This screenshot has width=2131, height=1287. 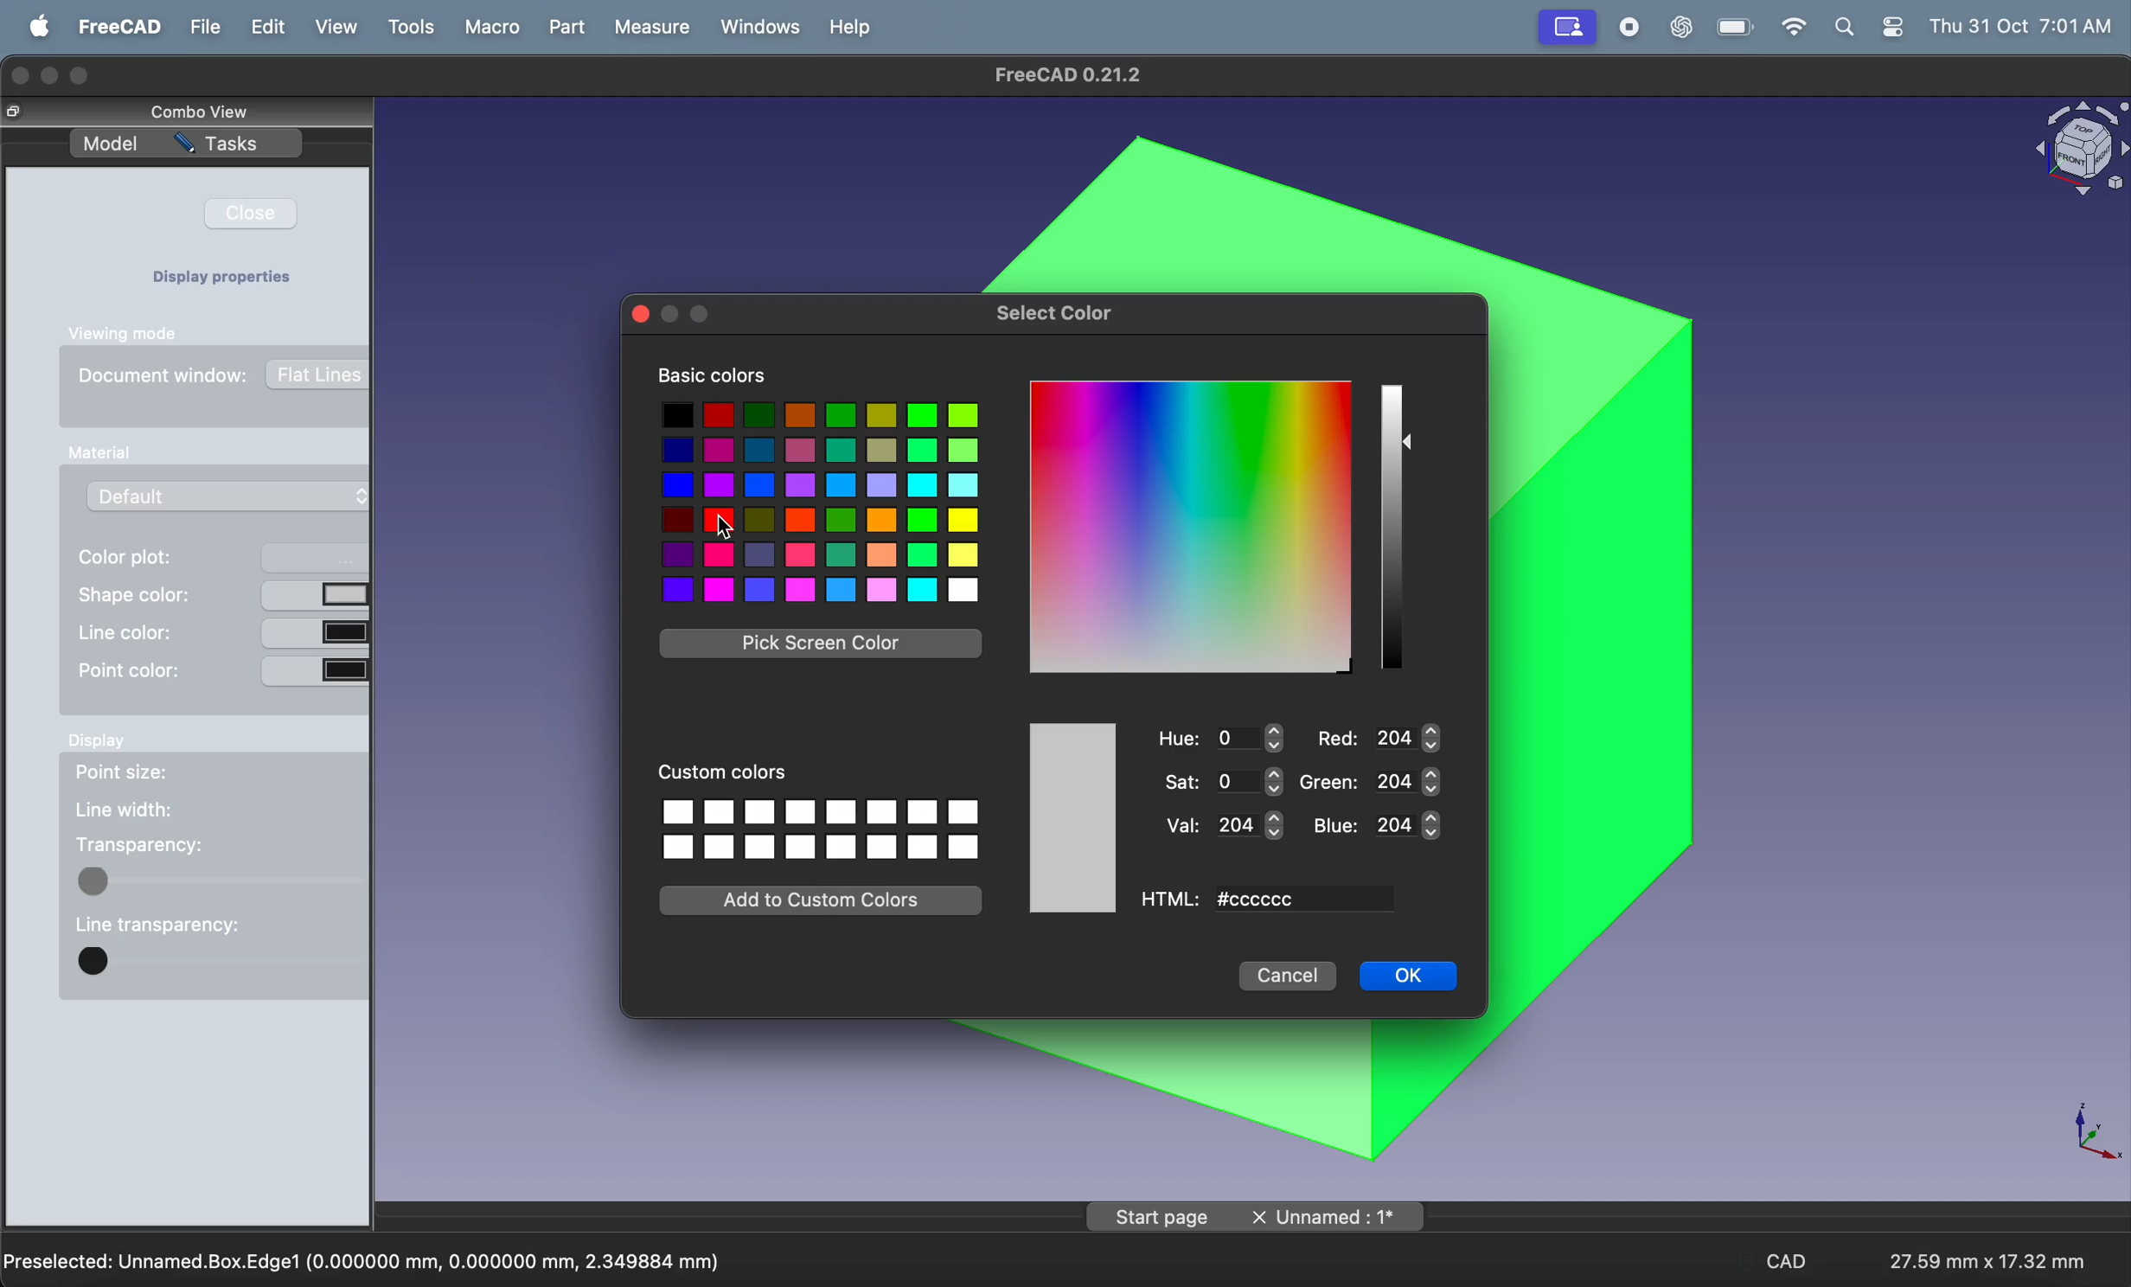 What do you see at coordinates (414, 28) in the screenshot?
I see `tools` at bounding box center [414, 28].